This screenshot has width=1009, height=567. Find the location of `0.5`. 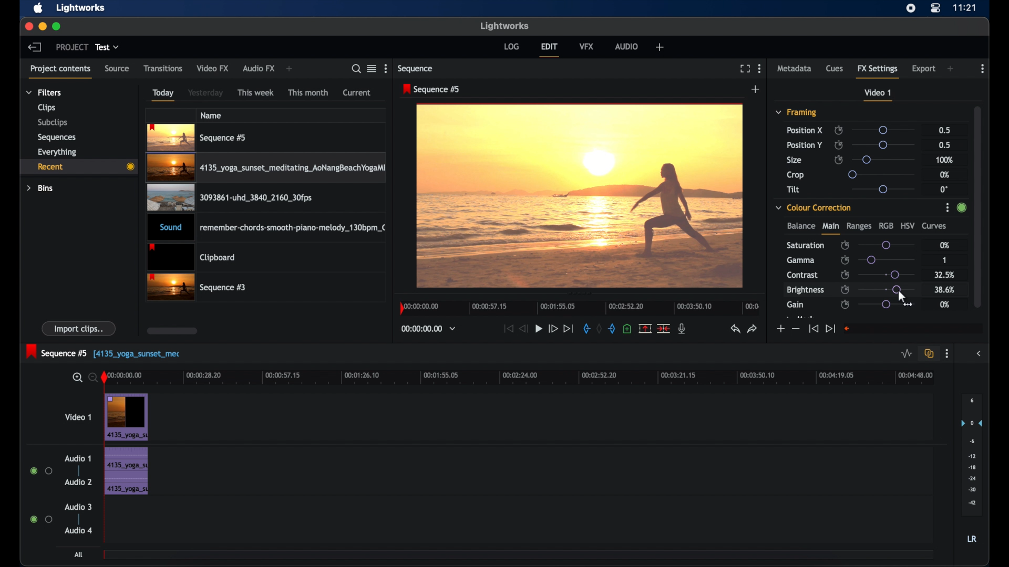

0.5 is located at coordinates (945, 130).